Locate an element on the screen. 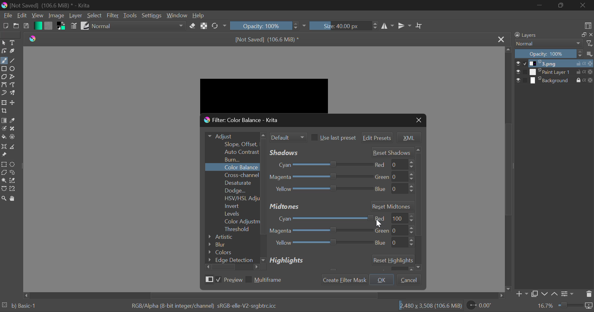 Image resolution: width=594 pixels, height=312 pixels. close is located at coordinates (590, 36).